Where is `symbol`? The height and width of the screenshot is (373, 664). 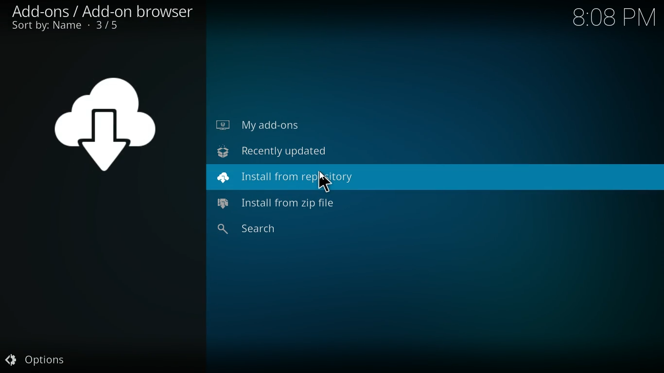 symbol is located at coordinates (106, 120).